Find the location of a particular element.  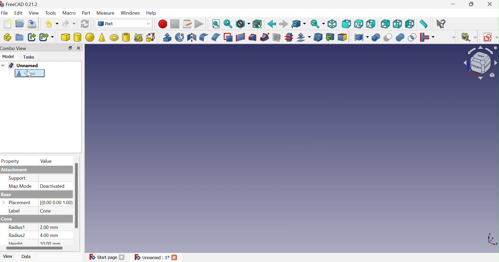

Make sub-link is located at coordinates (46, 37).